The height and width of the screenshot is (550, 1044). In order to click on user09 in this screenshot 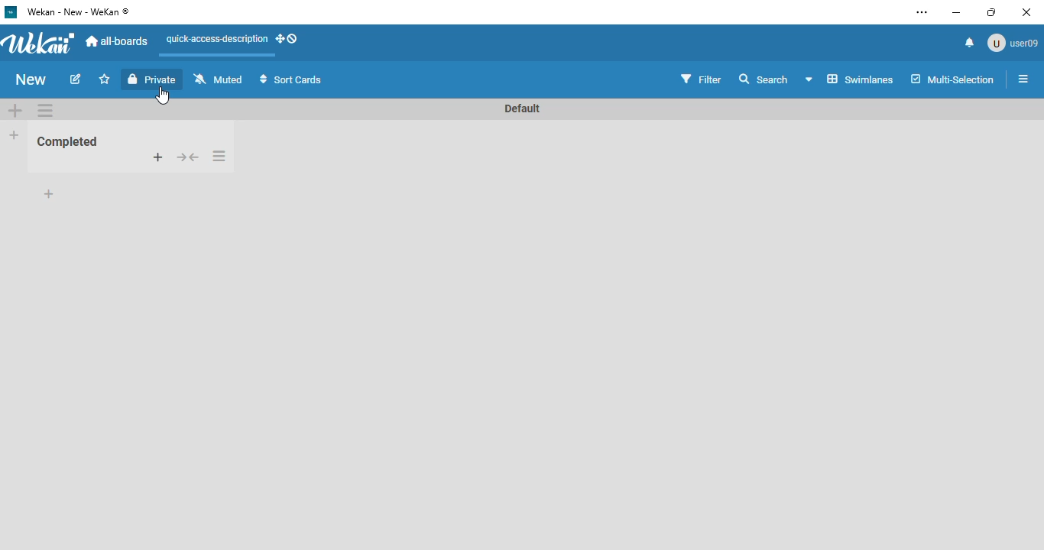, I will do `click(1012, 44)`.